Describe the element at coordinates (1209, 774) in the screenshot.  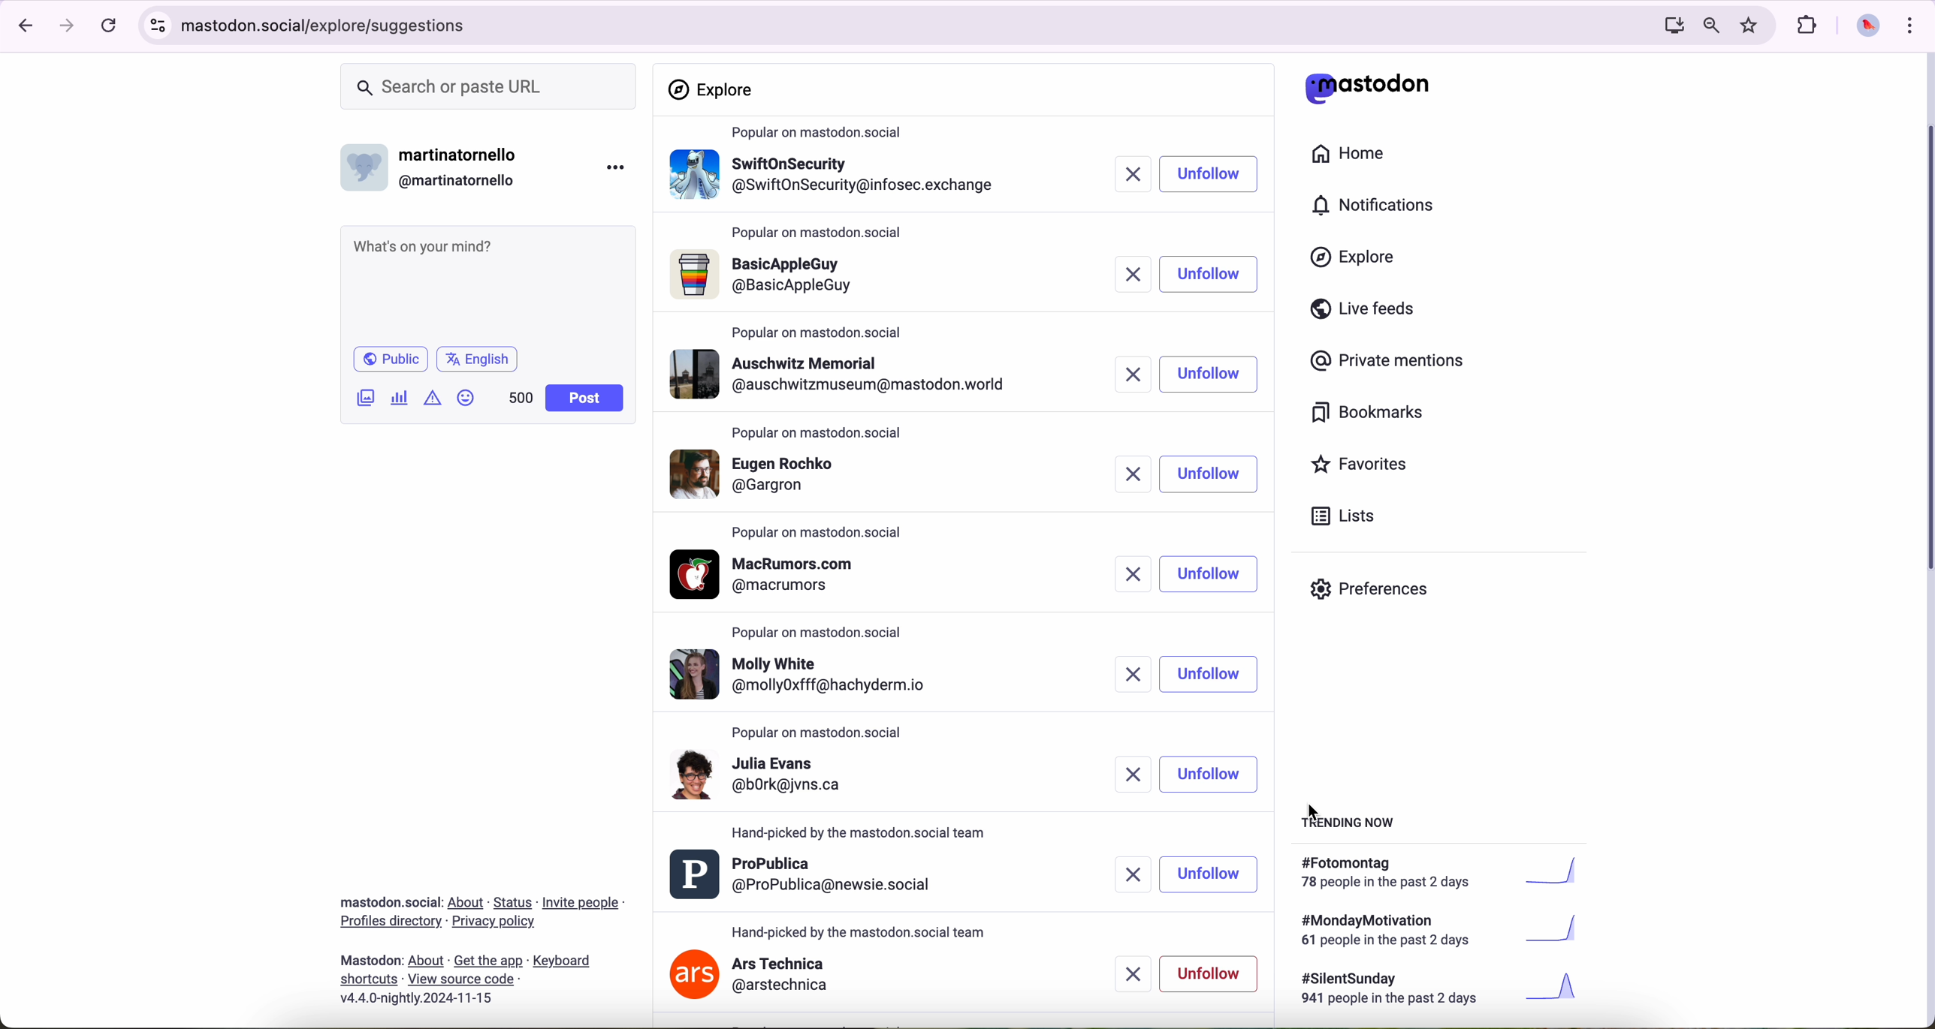
I see `unfollow` at that location.